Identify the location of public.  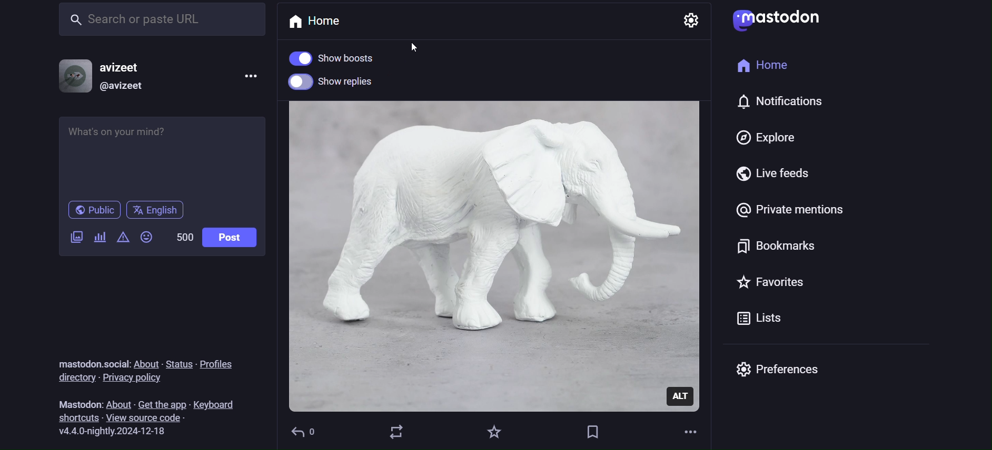
(93, 211).